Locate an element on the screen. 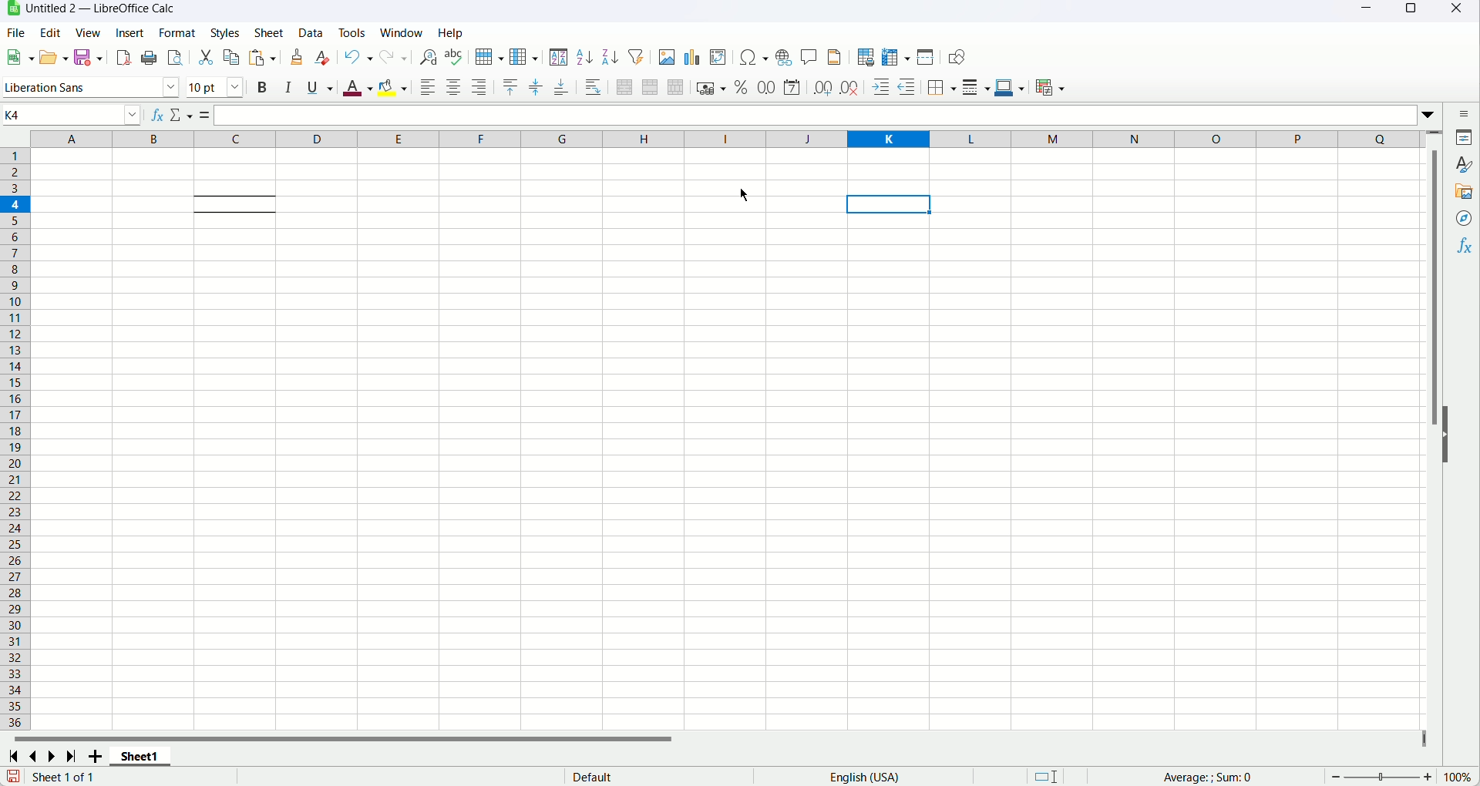 Image resolution: width=1480 pixels, height=786 pixels. Sort ascending is located at coordinates (585, 58).